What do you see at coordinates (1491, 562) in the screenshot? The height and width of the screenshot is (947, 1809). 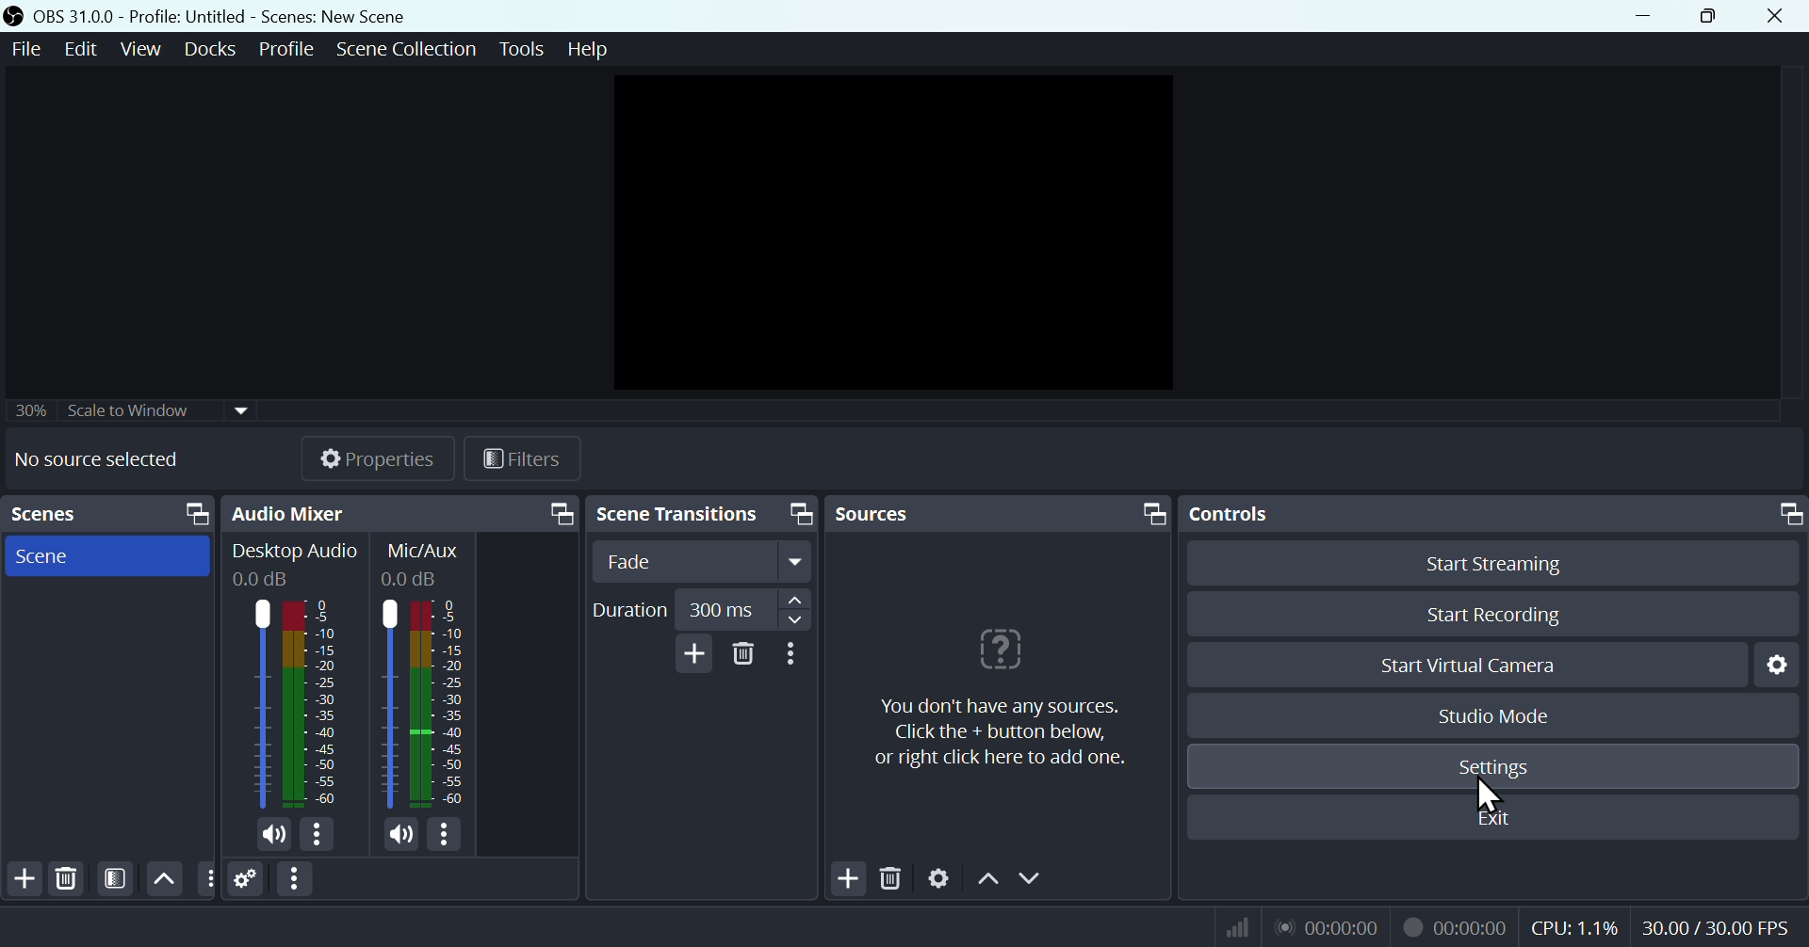 I see `Start streaming` at bounding box center [1491, 562].